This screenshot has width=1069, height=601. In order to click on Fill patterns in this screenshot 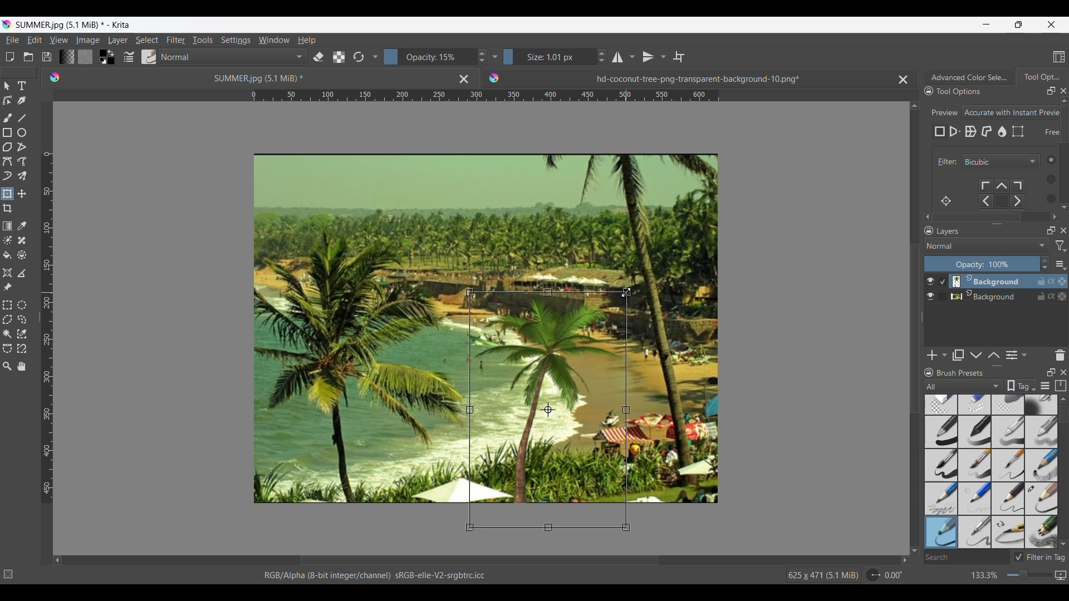, I will do `click(85, 57)`.